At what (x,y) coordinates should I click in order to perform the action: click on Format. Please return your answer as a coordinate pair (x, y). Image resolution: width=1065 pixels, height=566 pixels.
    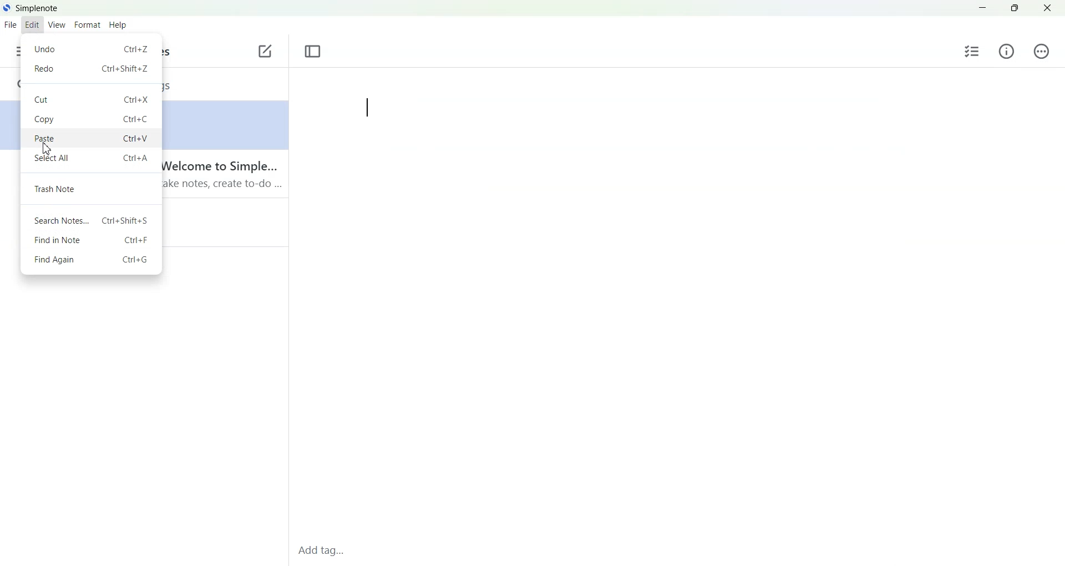
    Looking at the image, I should click on (87, 26).